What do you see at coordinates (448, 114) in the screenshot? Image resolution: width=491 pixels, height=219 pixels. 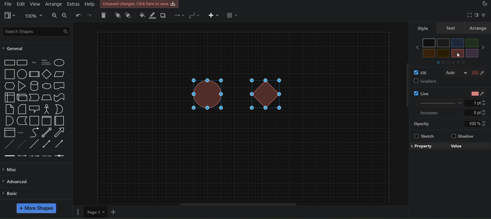 I see `Perimeter` at bounding box center [448, 114].